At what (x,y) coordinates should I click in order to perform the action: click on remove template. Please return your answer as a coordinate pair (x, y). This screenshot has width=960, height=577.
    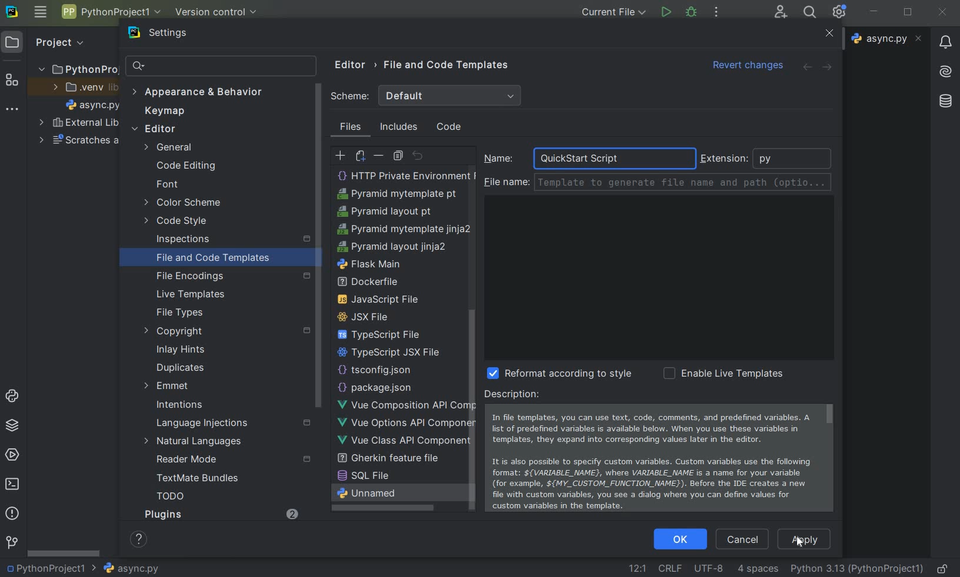
    Looking at the image, I should click on (379, 155).